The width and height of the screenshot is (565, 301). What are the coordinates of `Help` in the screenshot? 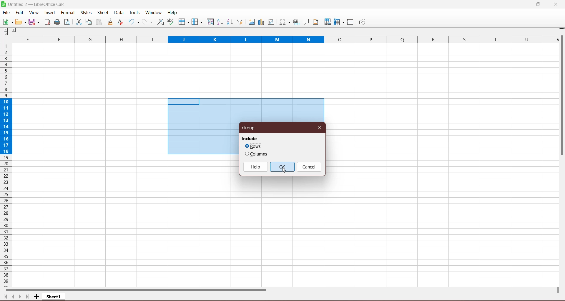 It's located at (172, 13).